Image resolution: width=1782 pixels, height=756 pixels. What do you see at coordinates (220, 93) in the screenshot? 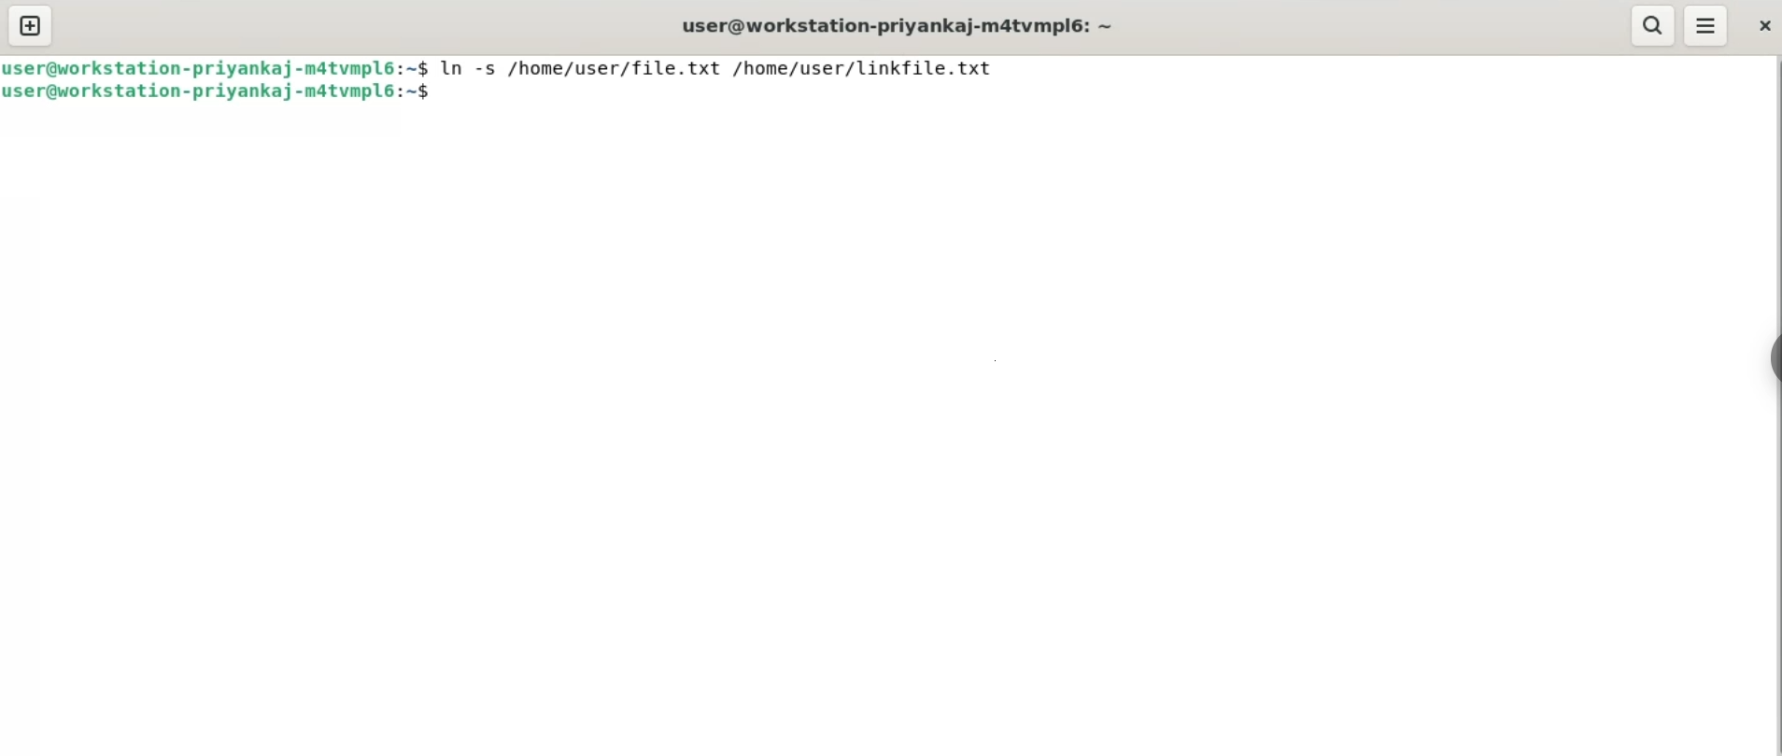
I see ` user@workstation-priyanka-m4tvmpl6:~$` at bounding box center [220, 93].